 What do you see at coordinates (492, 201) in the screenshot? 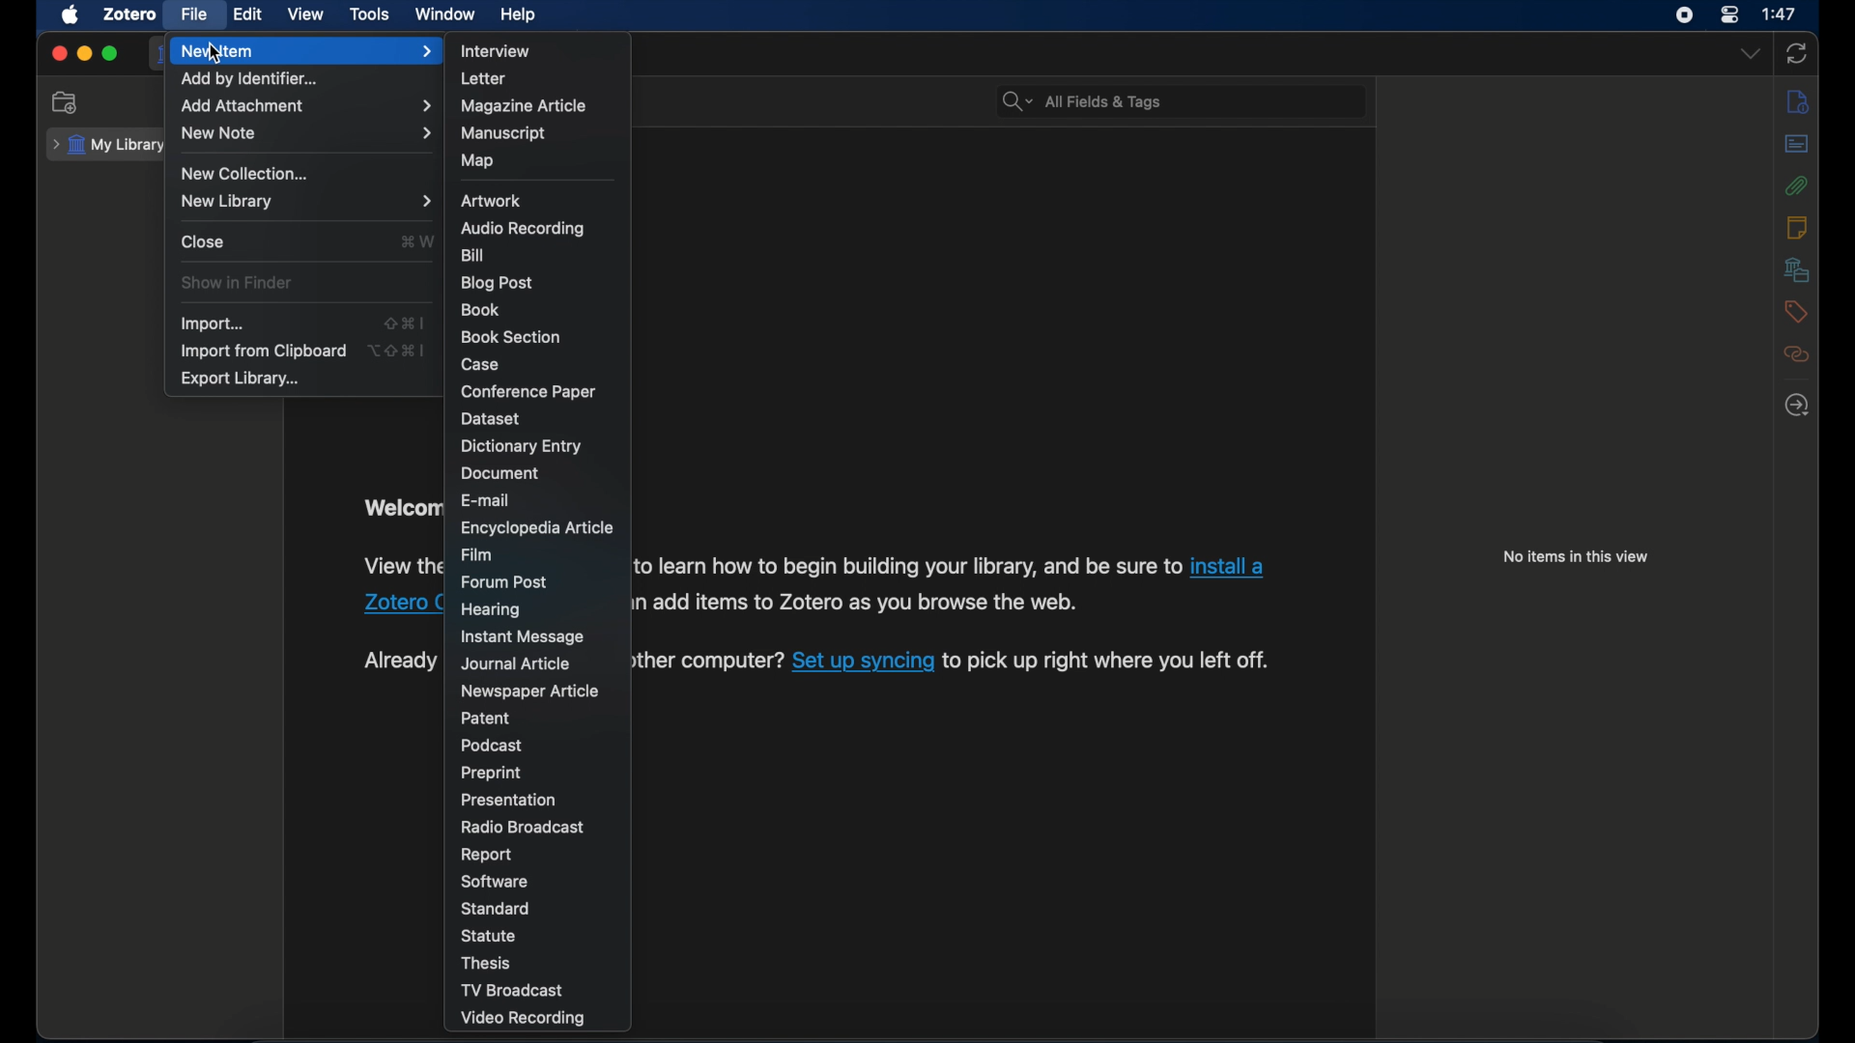
I see `artwork` at bounding box center [492, 201].